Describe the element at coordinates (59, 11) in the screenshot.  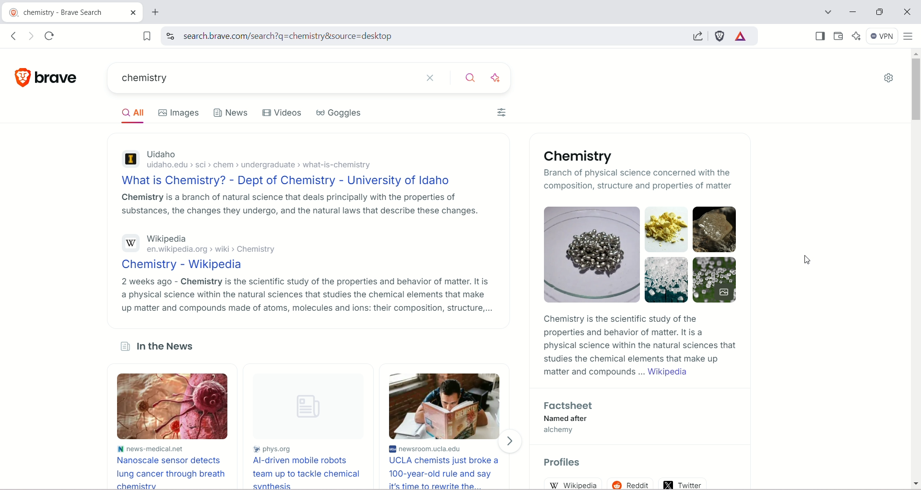
I see `chemistry - brave search` at that location.